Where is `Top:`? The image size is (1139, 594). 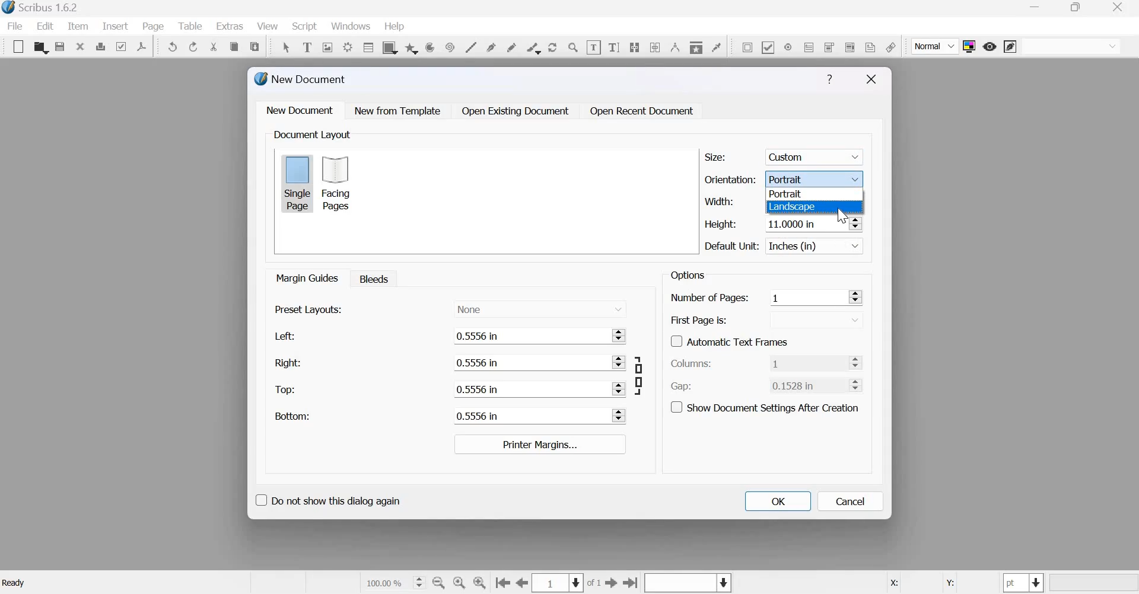
Top: is located at coordinates (286, 390).